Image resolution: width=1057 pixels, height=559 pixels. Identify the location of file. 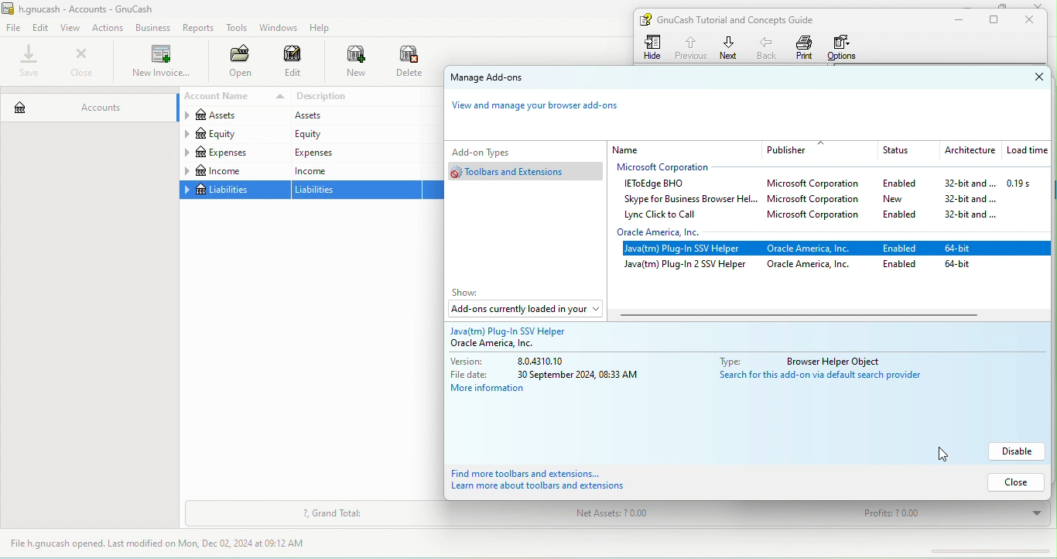
(14, 29).